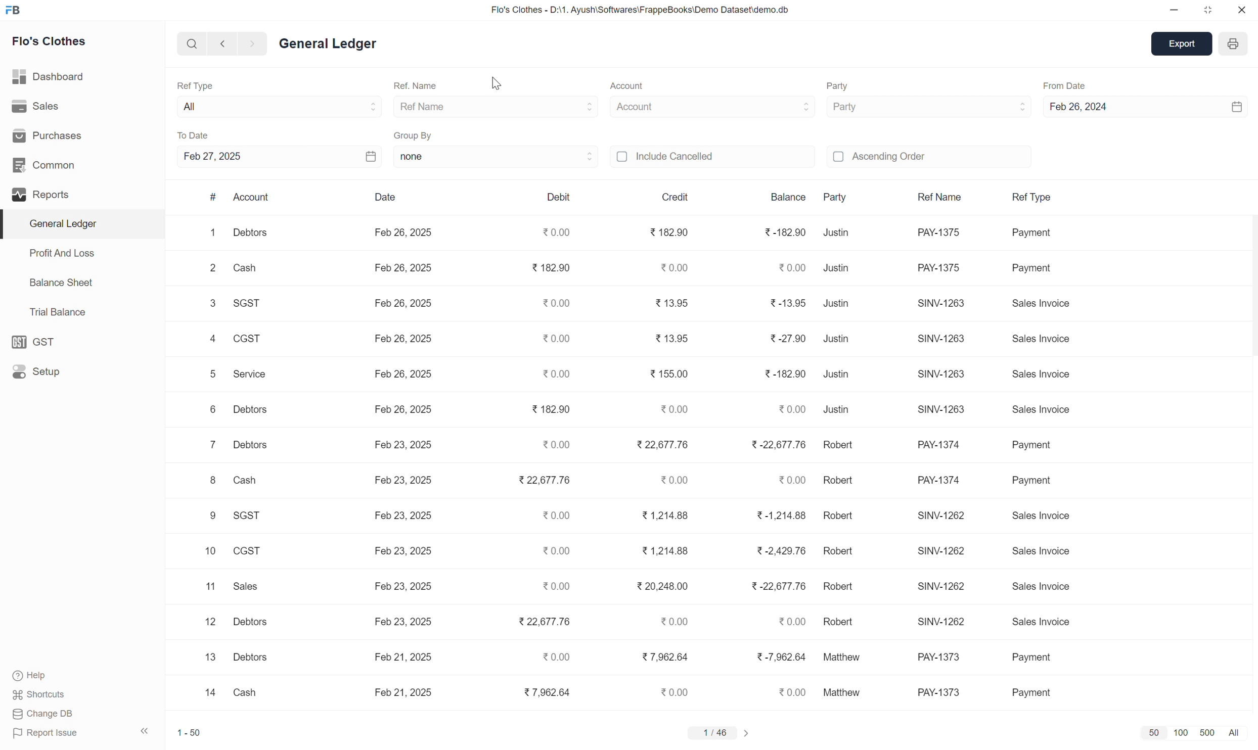 The image size is (1258, 750). I want to click on #, so click(212, 198).